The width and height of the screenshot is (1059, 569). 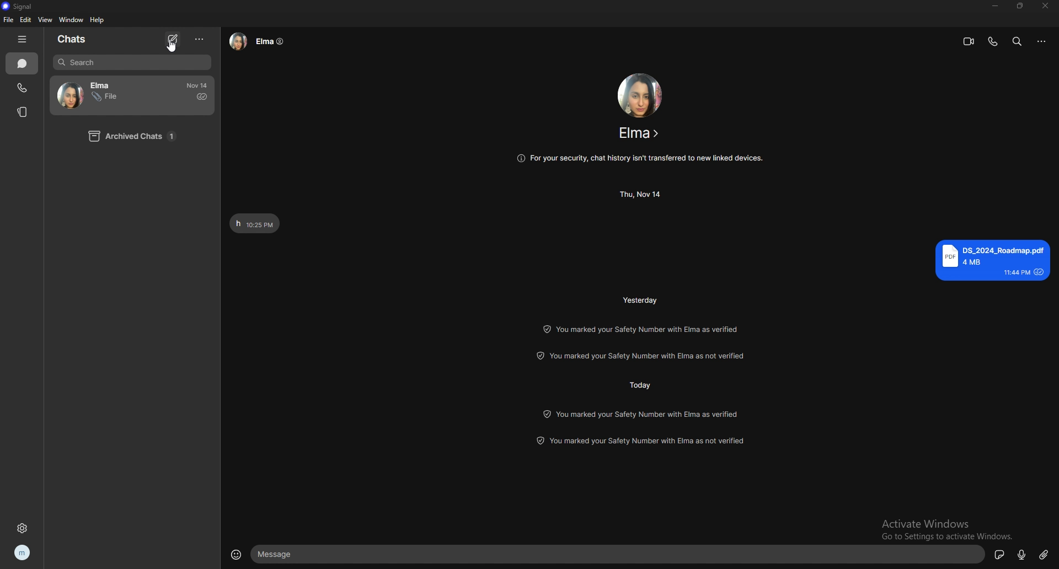 What do you see at coordinates (170, 47) in the screenshot?
I see `cursor` at bounding box center [170, 47].